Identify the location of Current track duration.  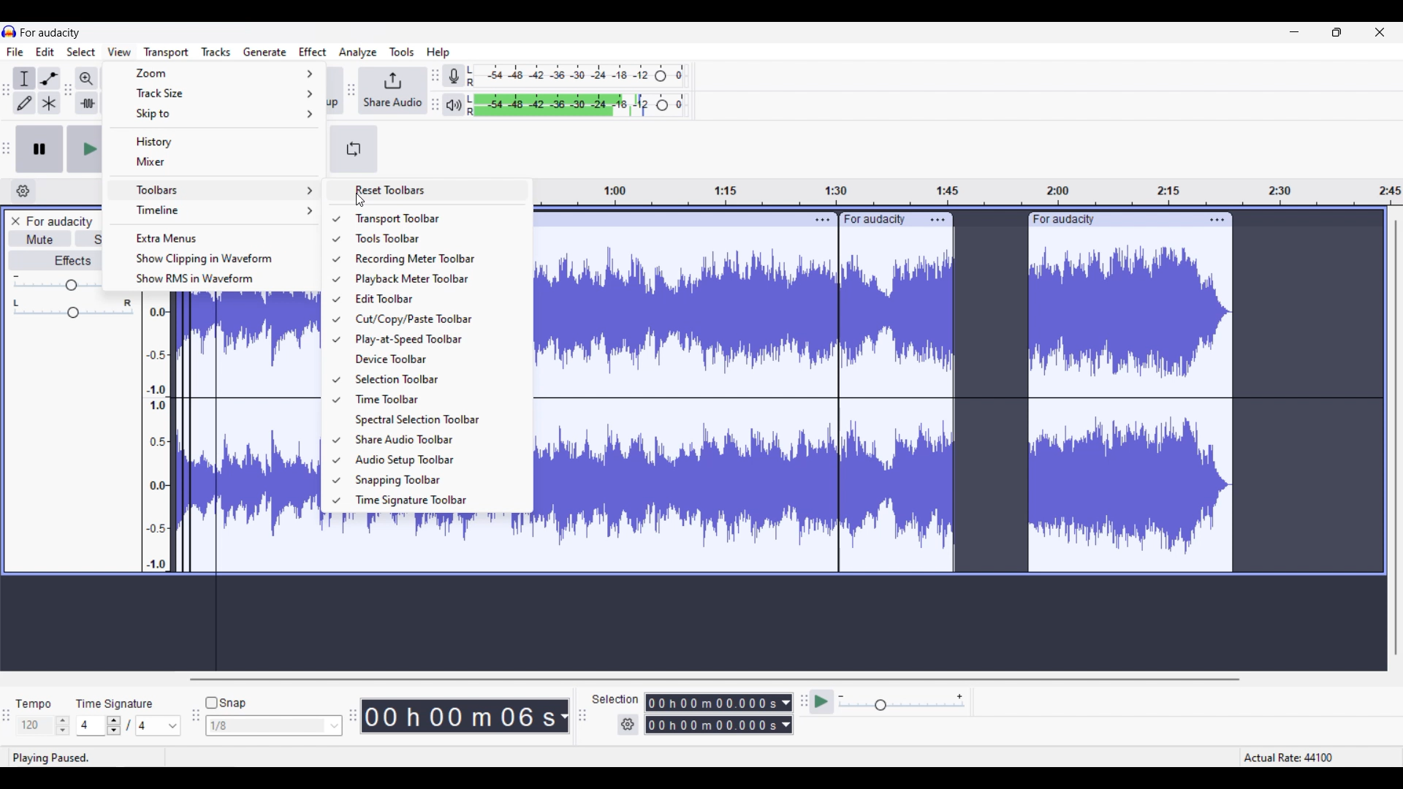
(460, 716).